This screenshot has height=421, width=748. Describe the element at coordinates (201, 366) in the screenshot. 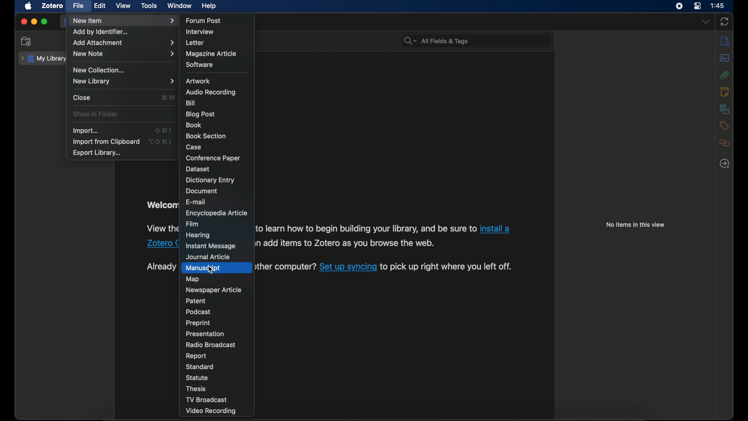

I see `standard` at that location.